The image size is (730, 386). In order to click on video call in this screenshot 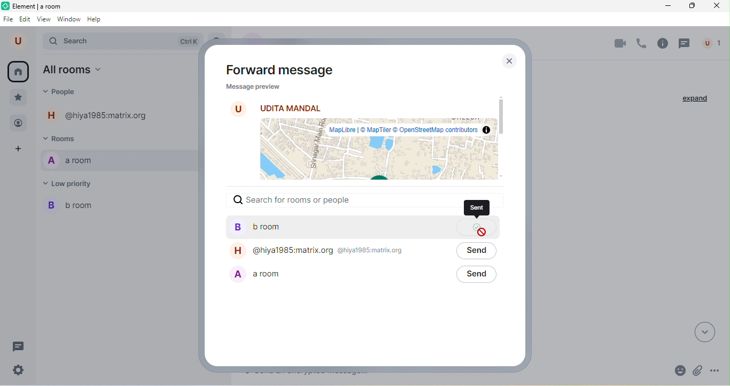, I will do `click(619, 43)`.